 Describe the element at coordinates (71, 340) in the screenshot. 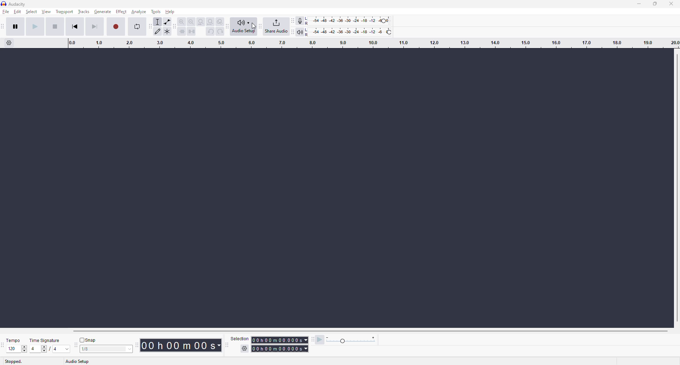

I see `snap toolbar` at that location.